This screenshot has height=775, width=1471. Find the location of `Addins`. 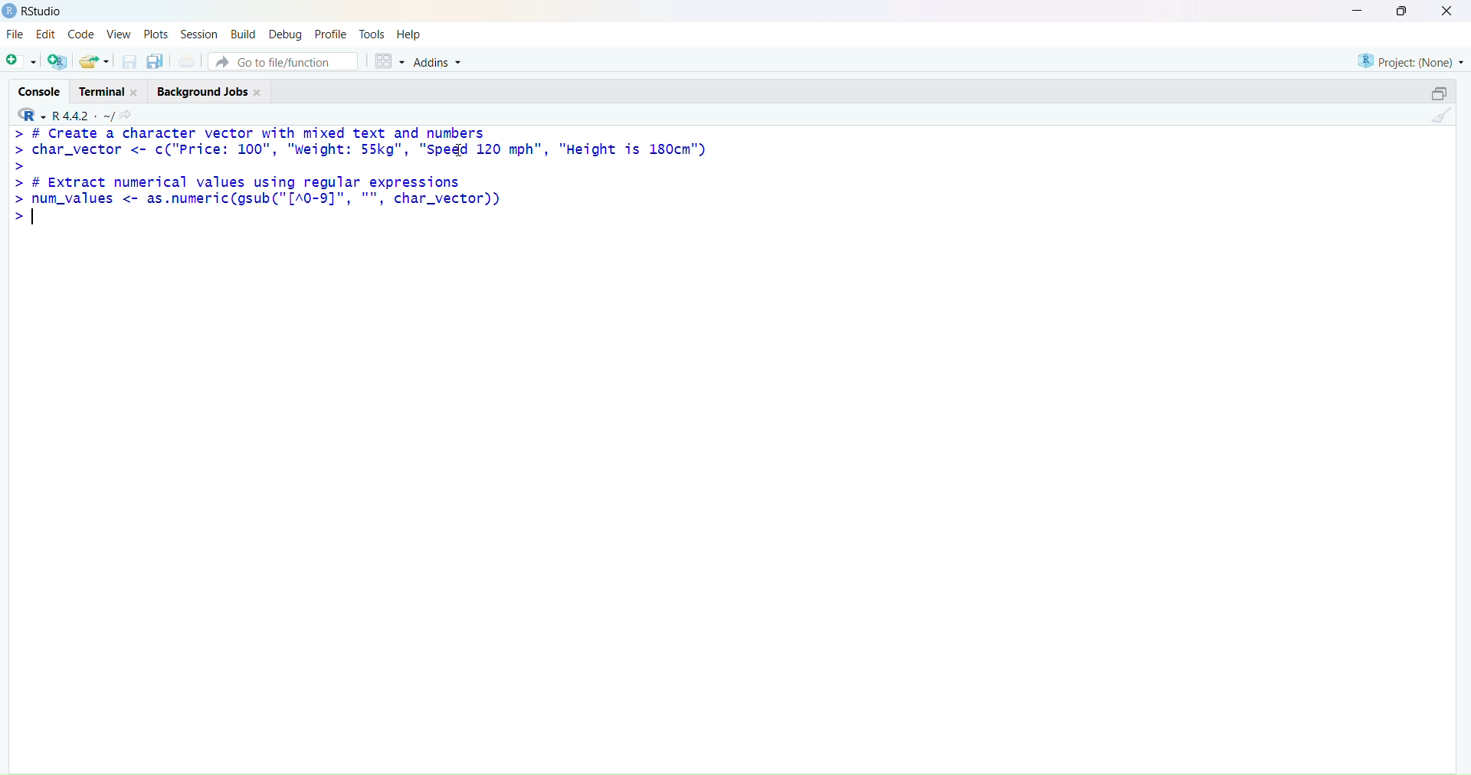

Addins is located at coordinates (439, 63).